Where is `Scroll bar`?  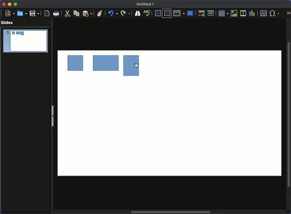
Scroll bar is located at coordinates (172, 212).